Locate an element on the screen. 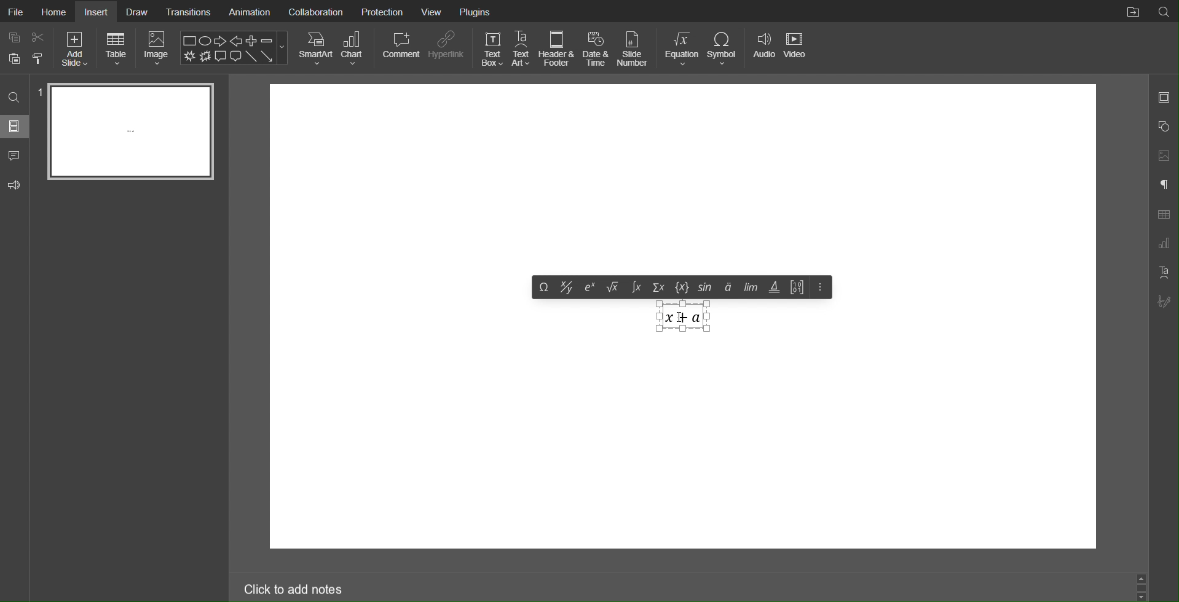 This screenshot has height=602, width=1179. SmartArt is located at coordinates (317, 48).